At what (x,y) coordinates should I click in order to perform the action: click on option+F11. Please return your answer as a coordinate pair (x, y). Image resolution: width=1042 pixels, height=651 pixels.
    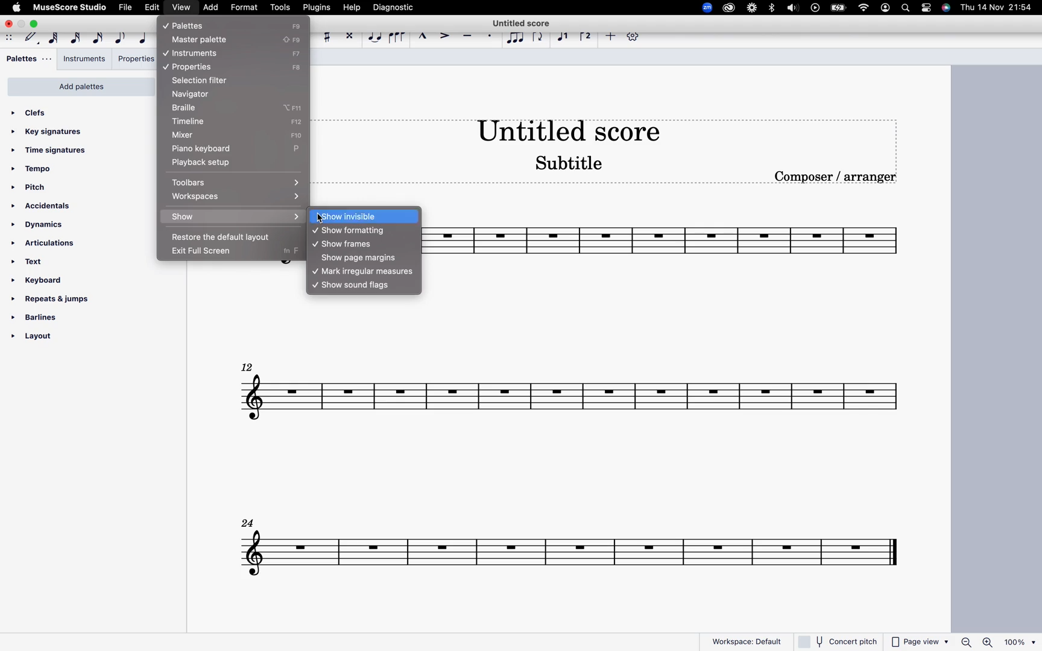
    Looking at the image, I should click on (297, 108).